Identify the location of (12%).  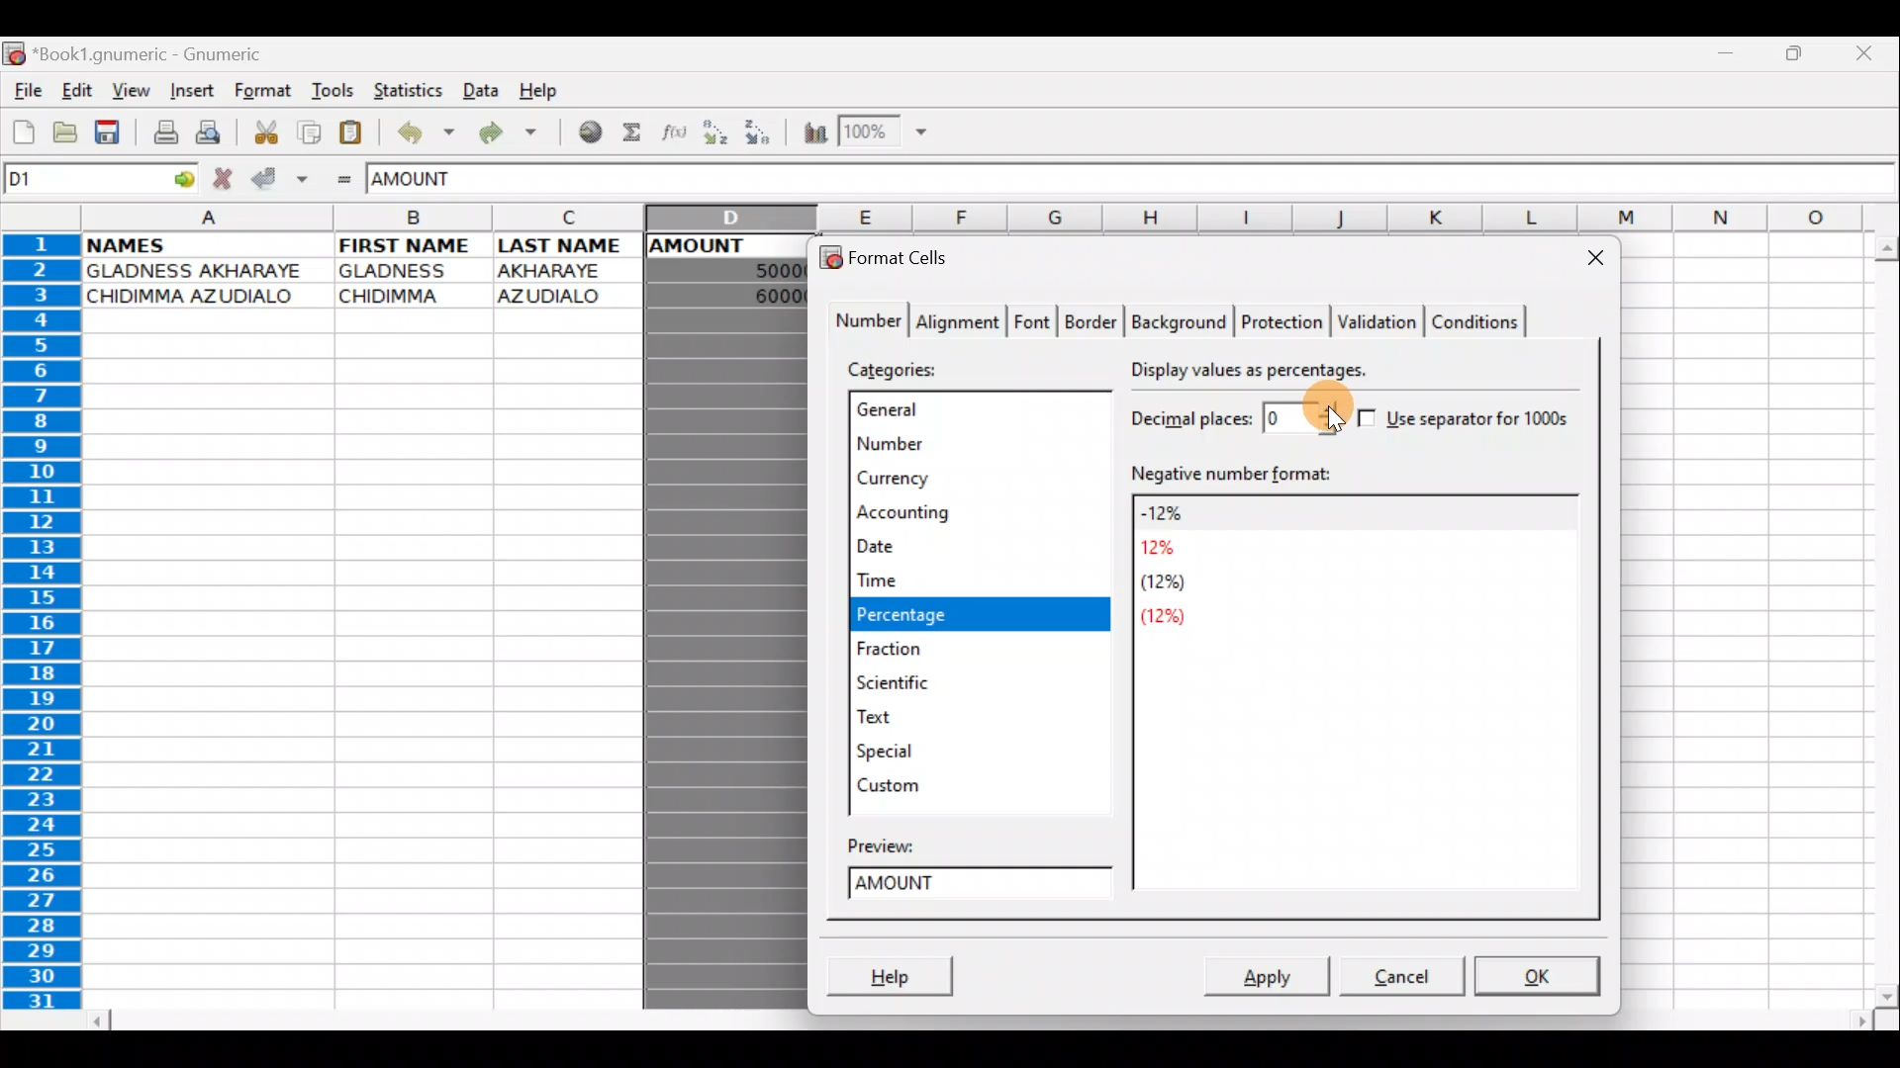
(1171, 585).